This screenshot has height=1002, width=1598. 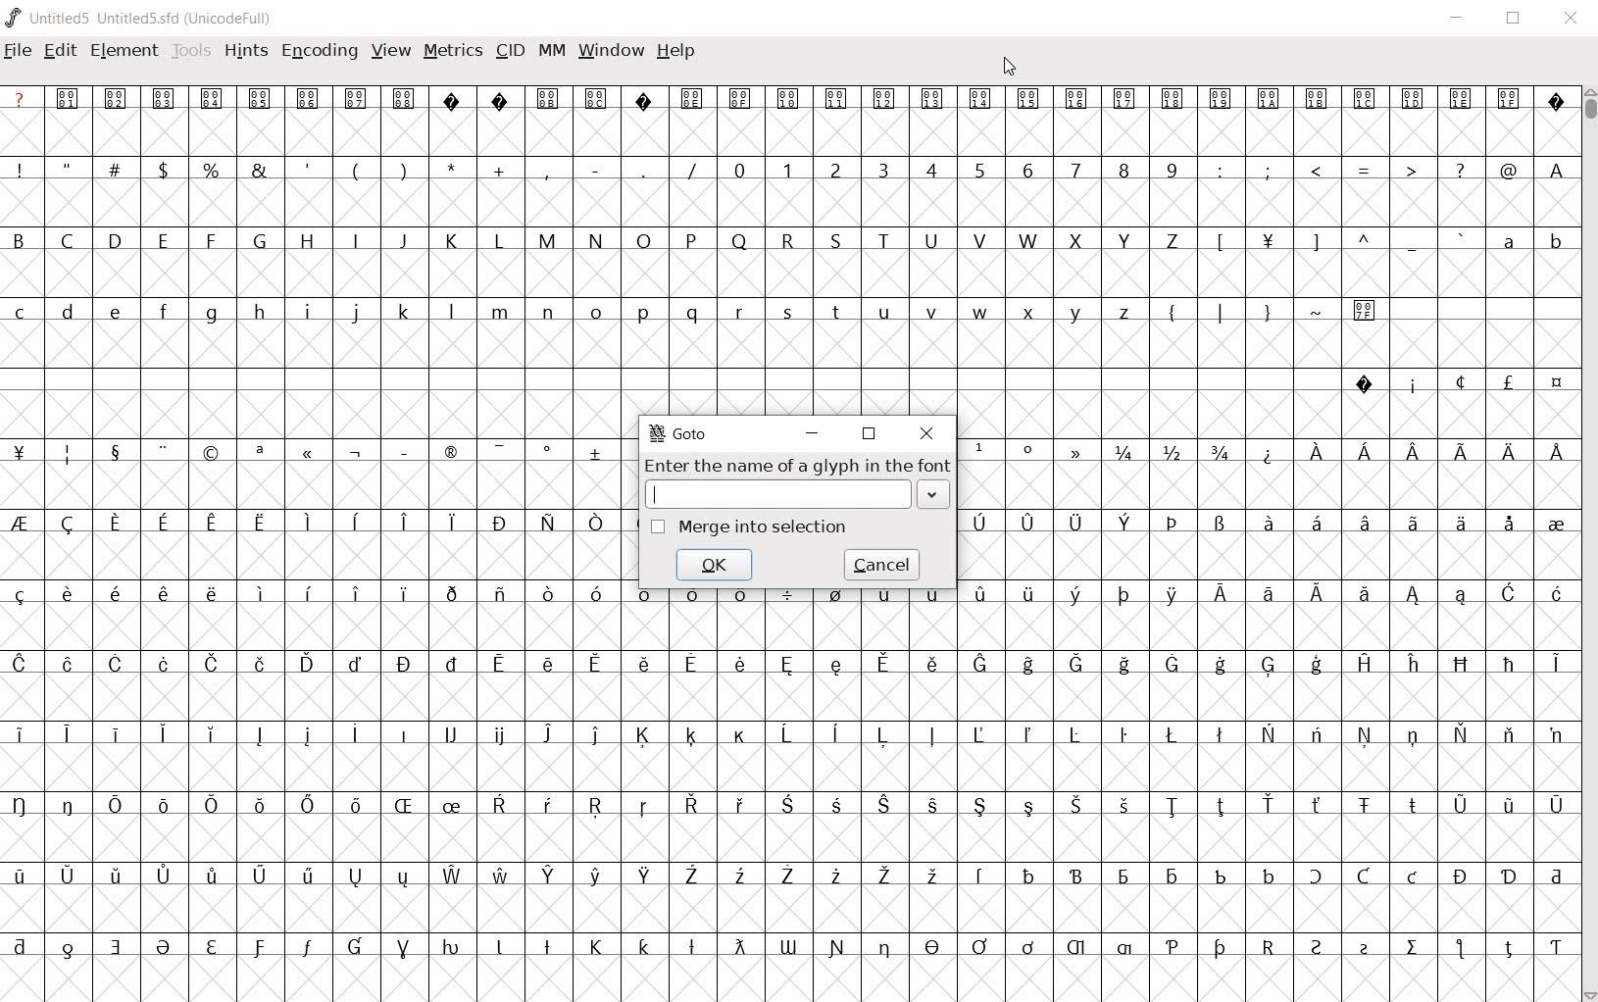 I want to click on Symbol, so click(x=65, y=595).